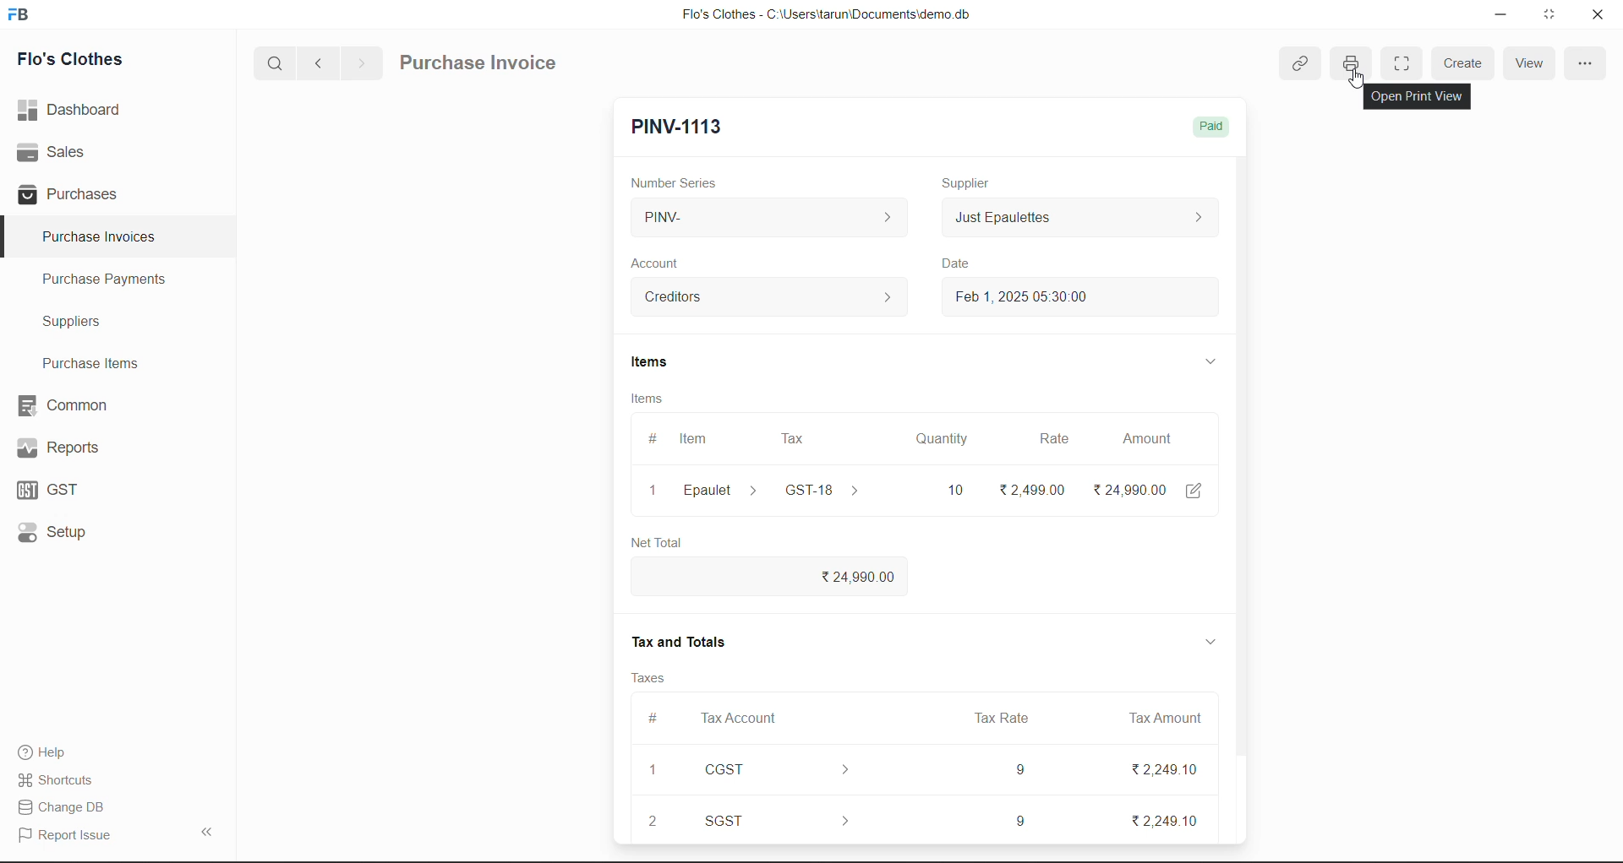 This screenshot has height=863, width=1623. What do you see at coordinates (845, 578) in the screenshot?
I see `₹24,990.00` at bounding box center [845, 578].